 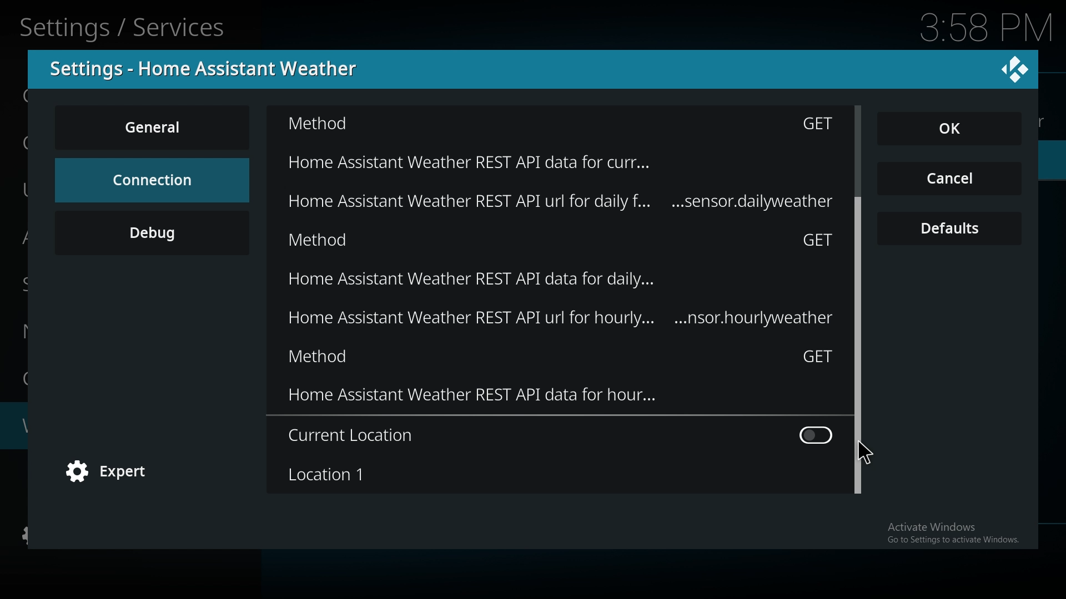 What do you see at coordinates (151, 180) in the screenshot?
I see `connection` at bounding box center [151, 180].